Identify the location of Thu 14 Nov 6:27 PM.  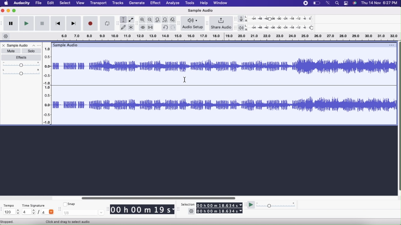
(380, 4).